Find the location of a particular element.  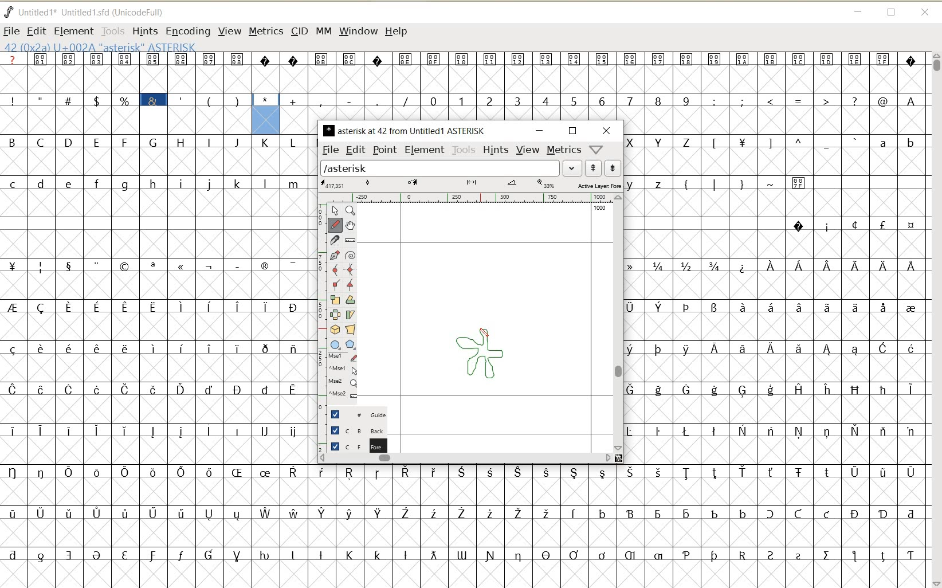

42 (0x2A) U+002A "Asterisk" ASTERISK is located at coordinates (100, 46).